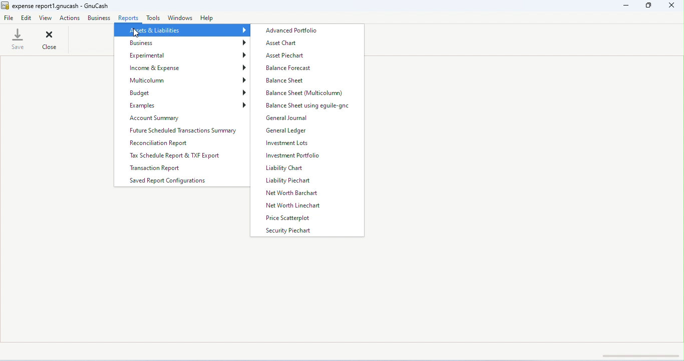  Describe the element at coordinates (167, 181) in the screenshot. I see `saved report configurations` at that location.